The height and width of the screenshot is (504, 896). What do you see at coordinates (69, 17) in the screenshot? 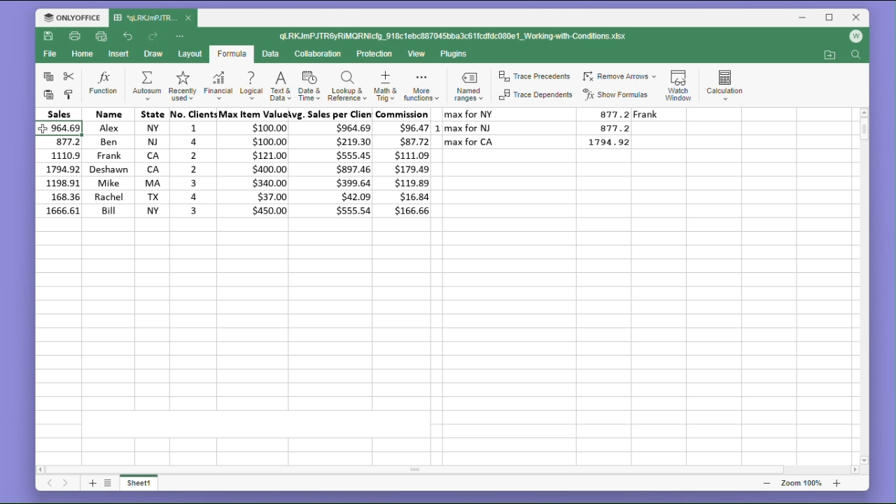
I see `onlyoffice` at bounding box center [69, 17].